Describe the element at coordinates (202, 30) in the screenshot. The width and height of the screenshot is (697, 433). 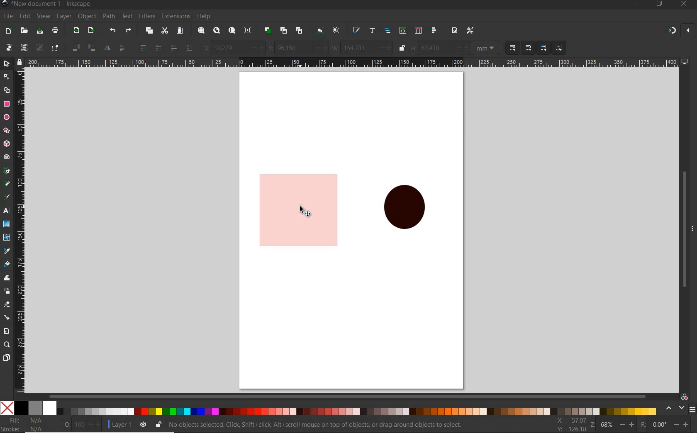
I see `zoom selection` at that location.